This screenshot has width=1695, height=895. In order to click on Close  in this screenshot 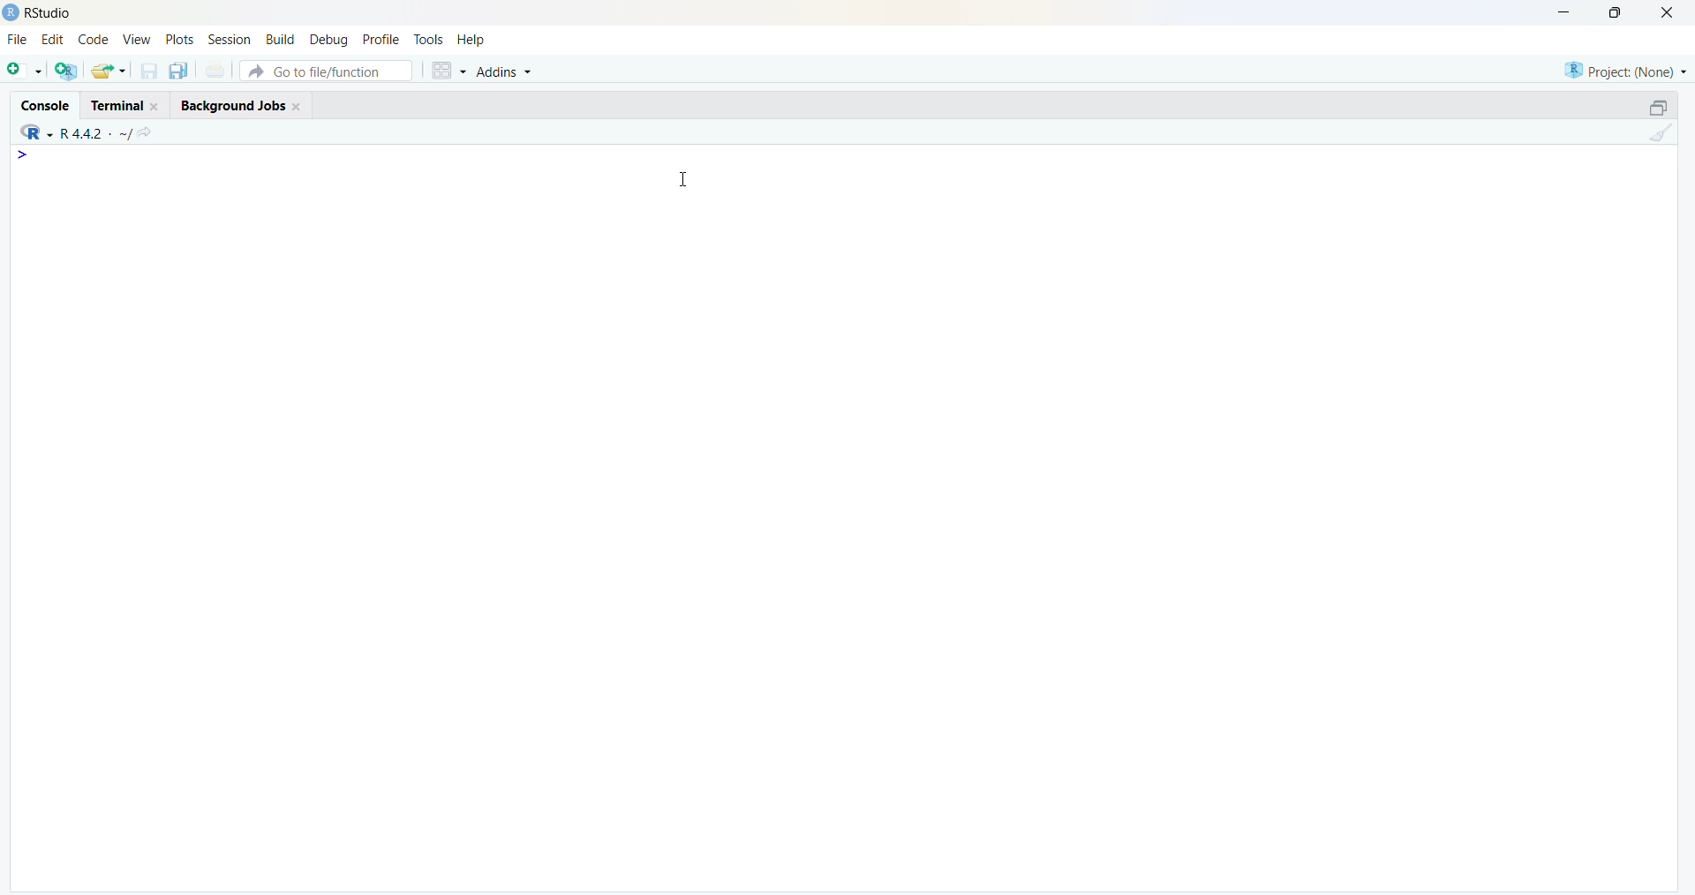, I will do `click(298, 107)`.